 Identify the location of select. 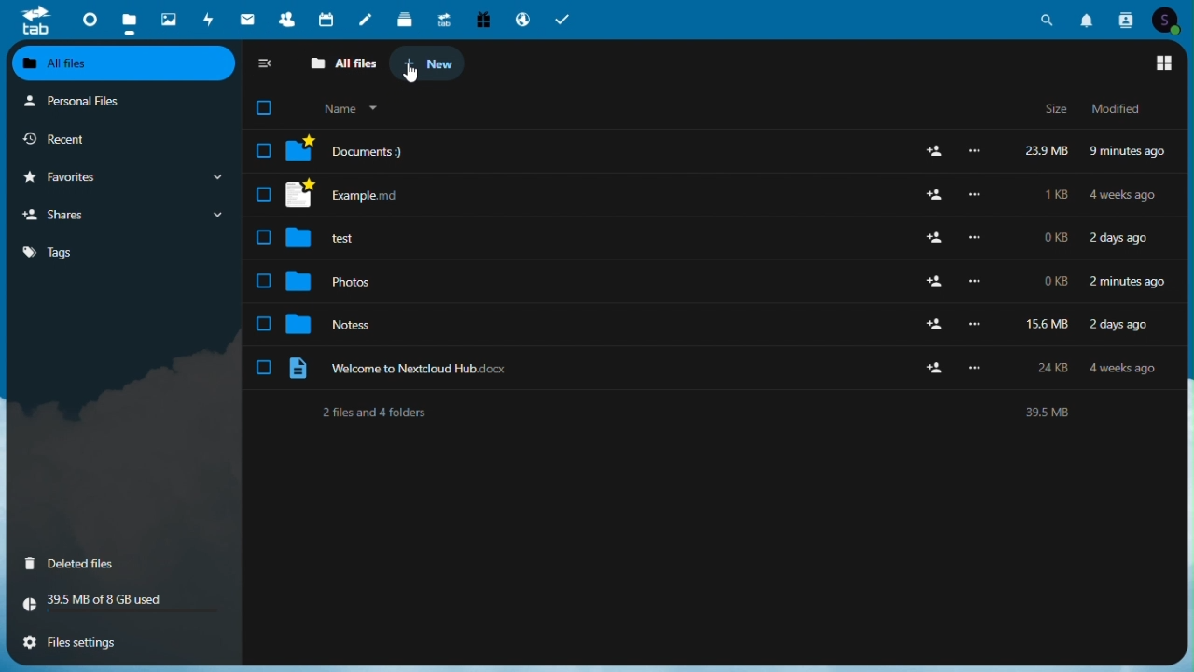
(262, 368).